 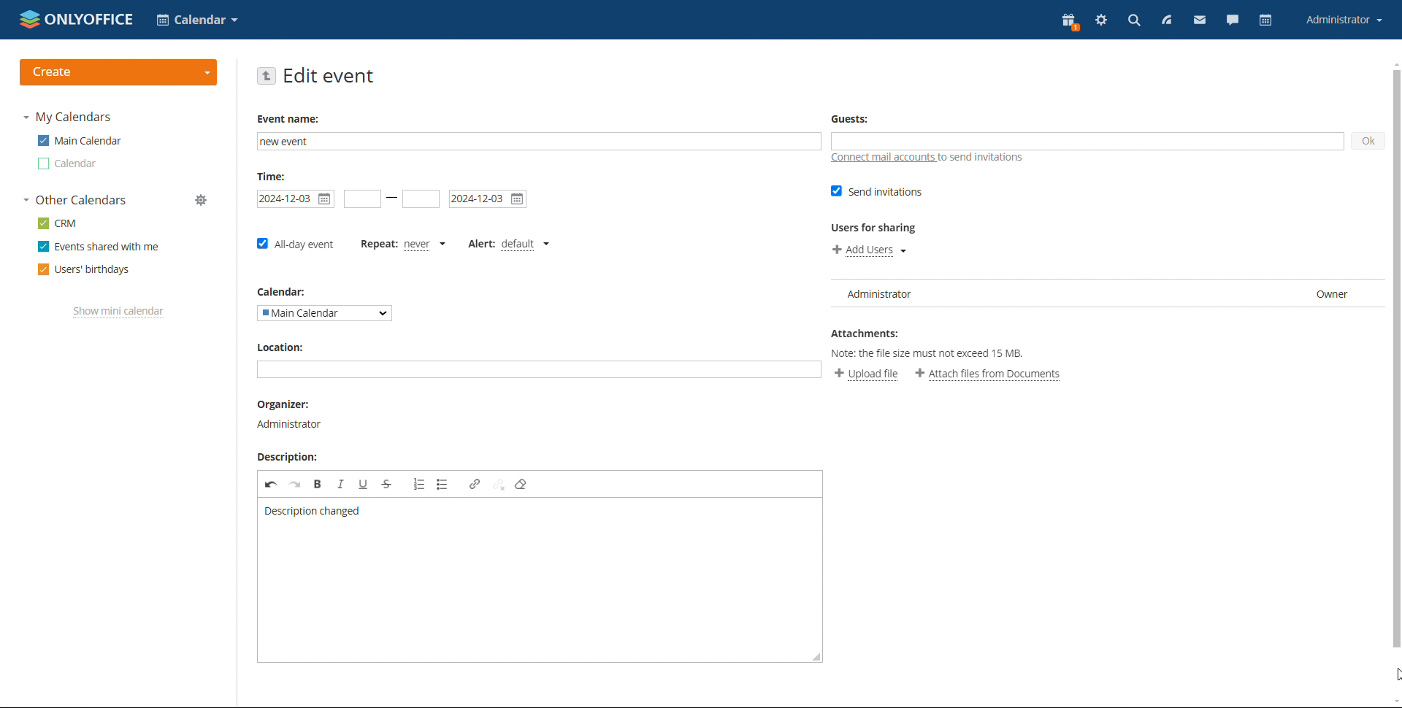 I want to click on Users for sharing, so click(x=878, y=228).